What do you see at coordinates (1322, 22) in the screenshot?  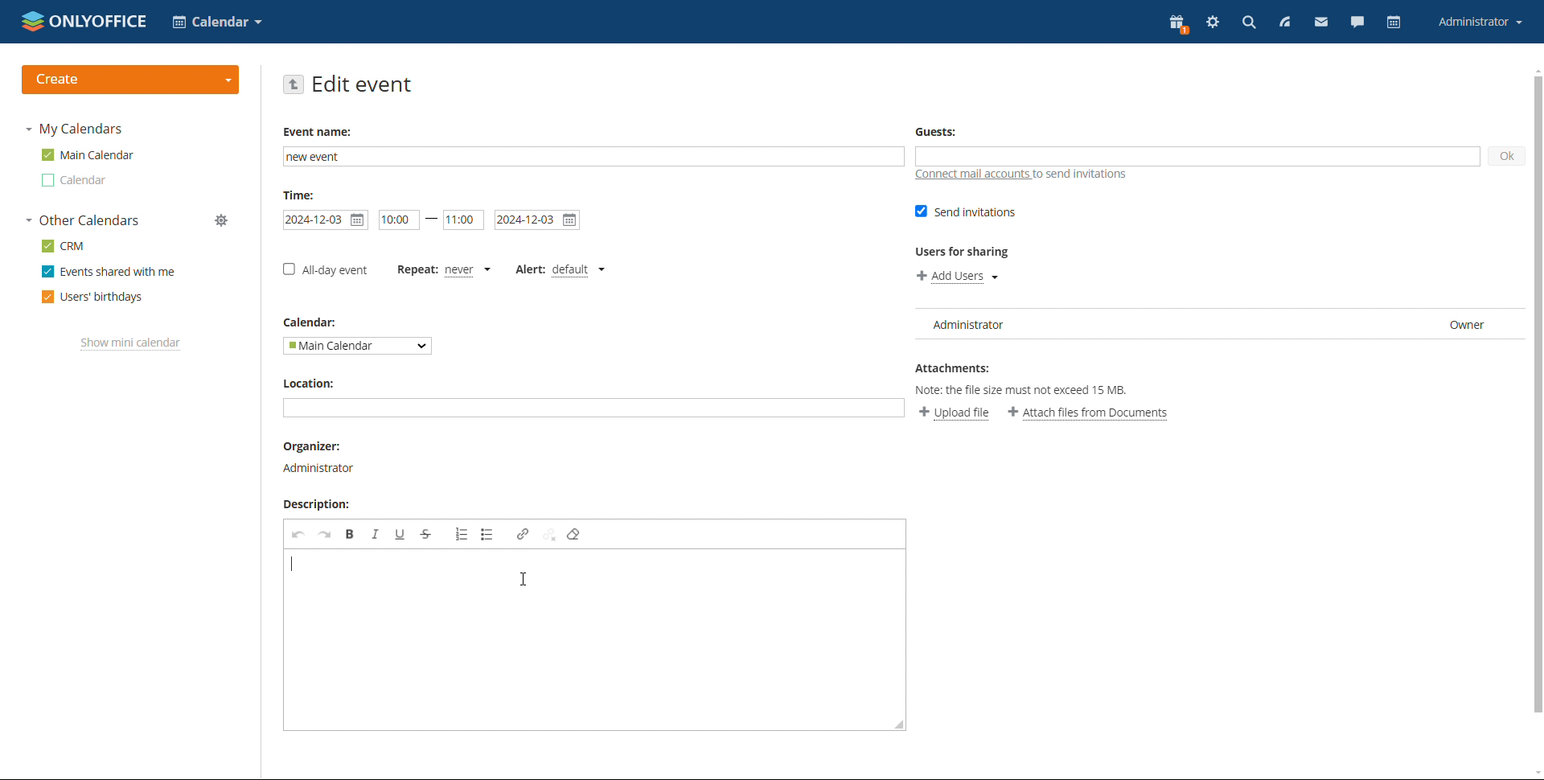 I see `mail` at bounding box center [1322, 22].